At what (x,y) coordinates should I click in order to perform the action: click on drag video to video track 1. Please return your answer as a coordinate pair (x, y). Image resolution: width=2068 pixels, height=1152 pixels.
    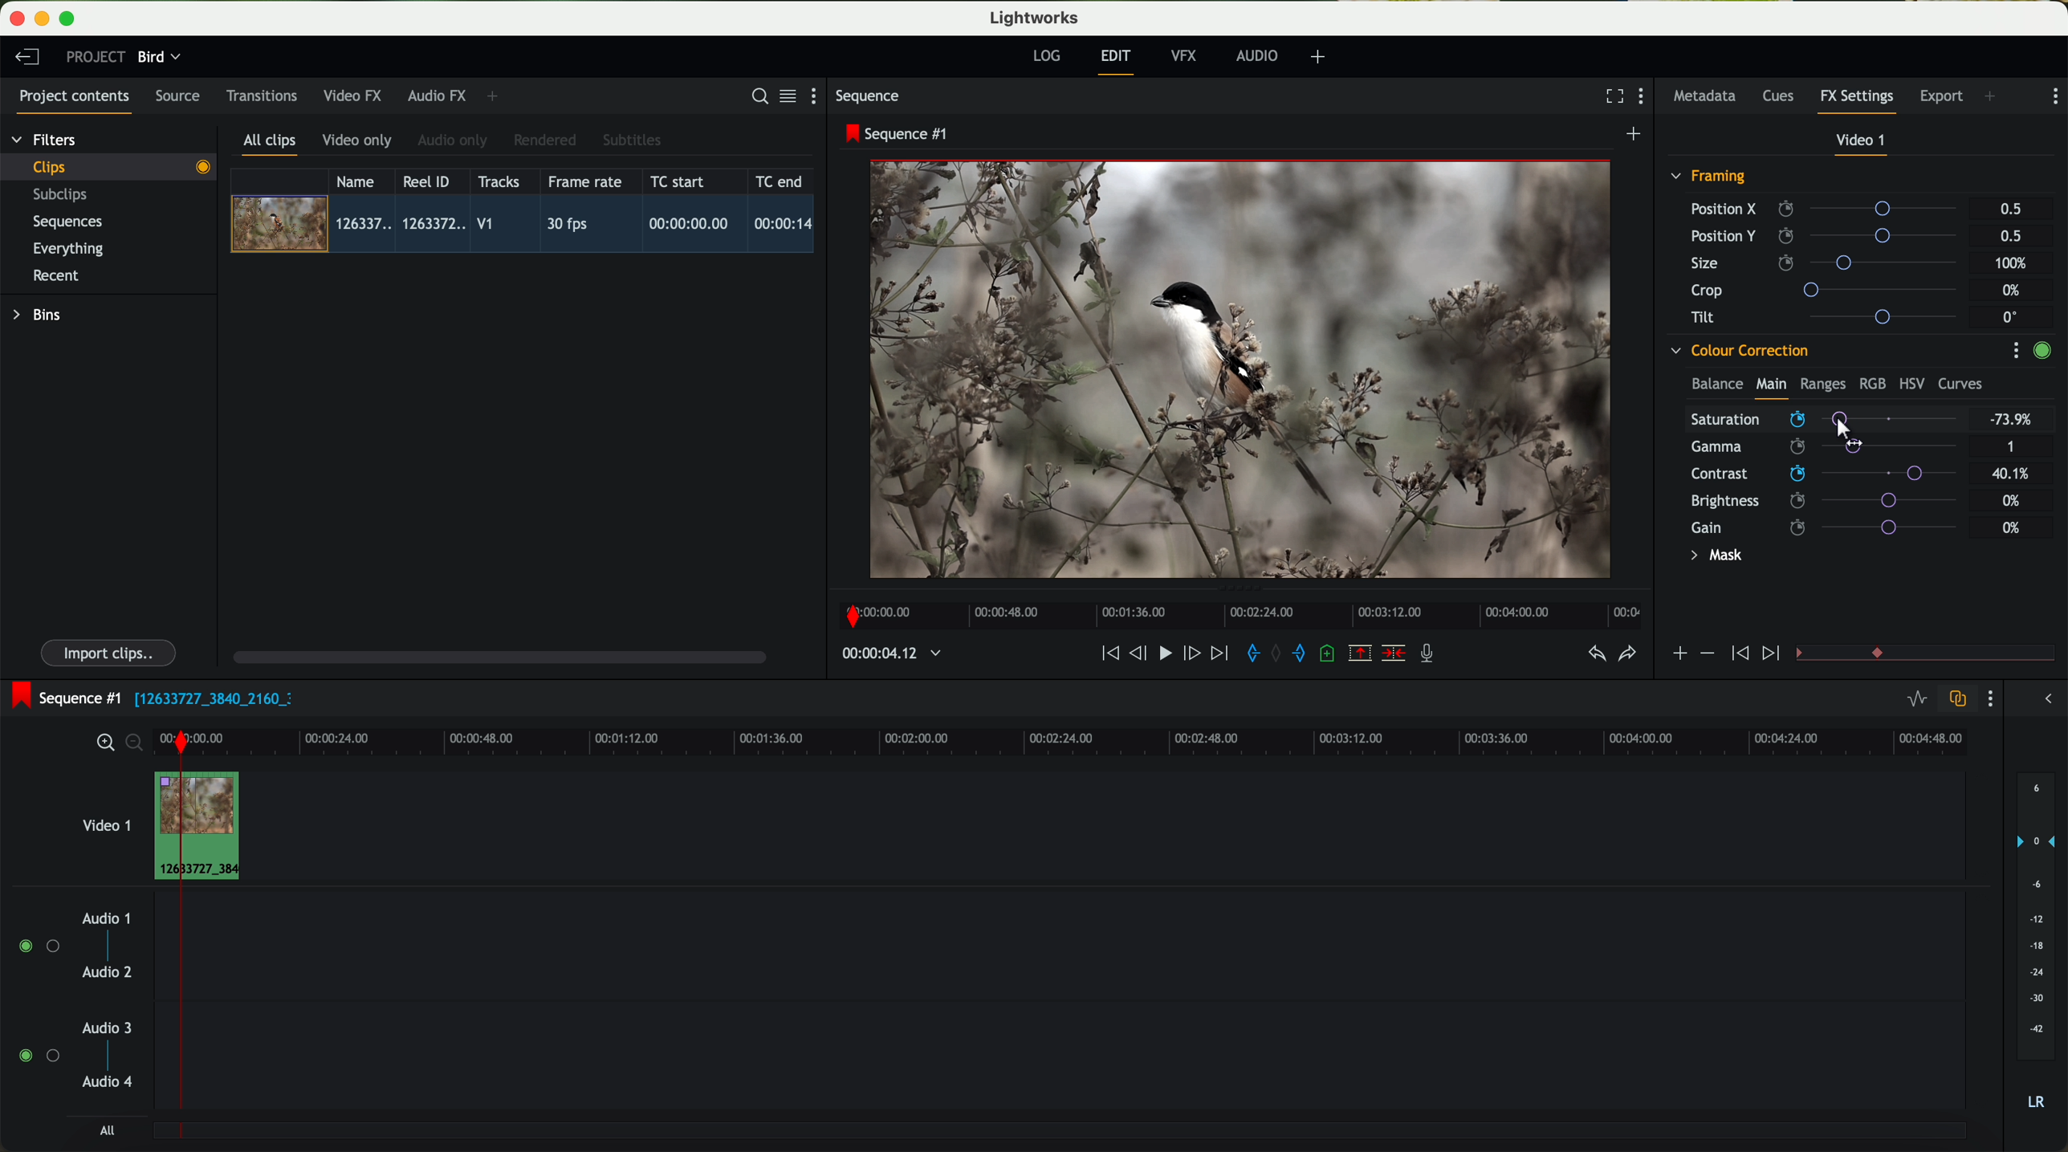
    Looking at the image, I should click on (204, 827).